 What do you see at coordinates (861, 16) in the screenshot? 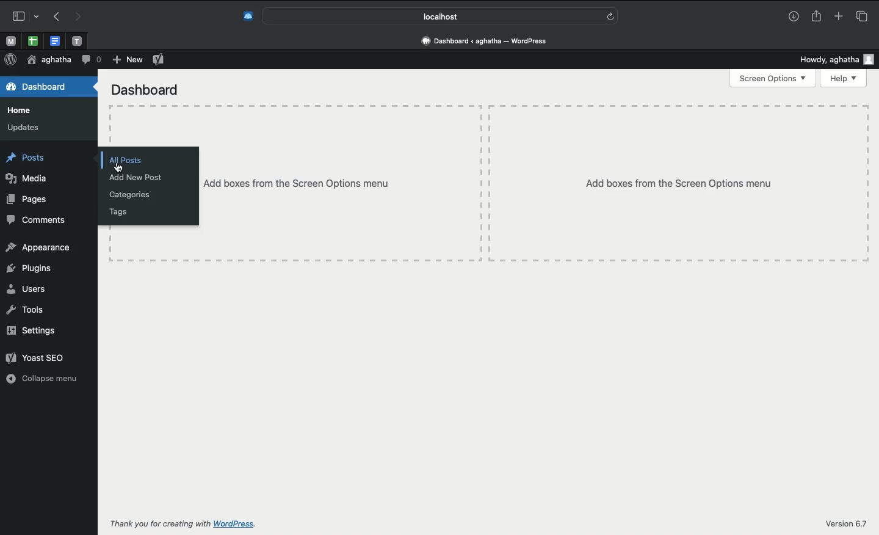
I see `Tabs` at bounding box center [861, 16].